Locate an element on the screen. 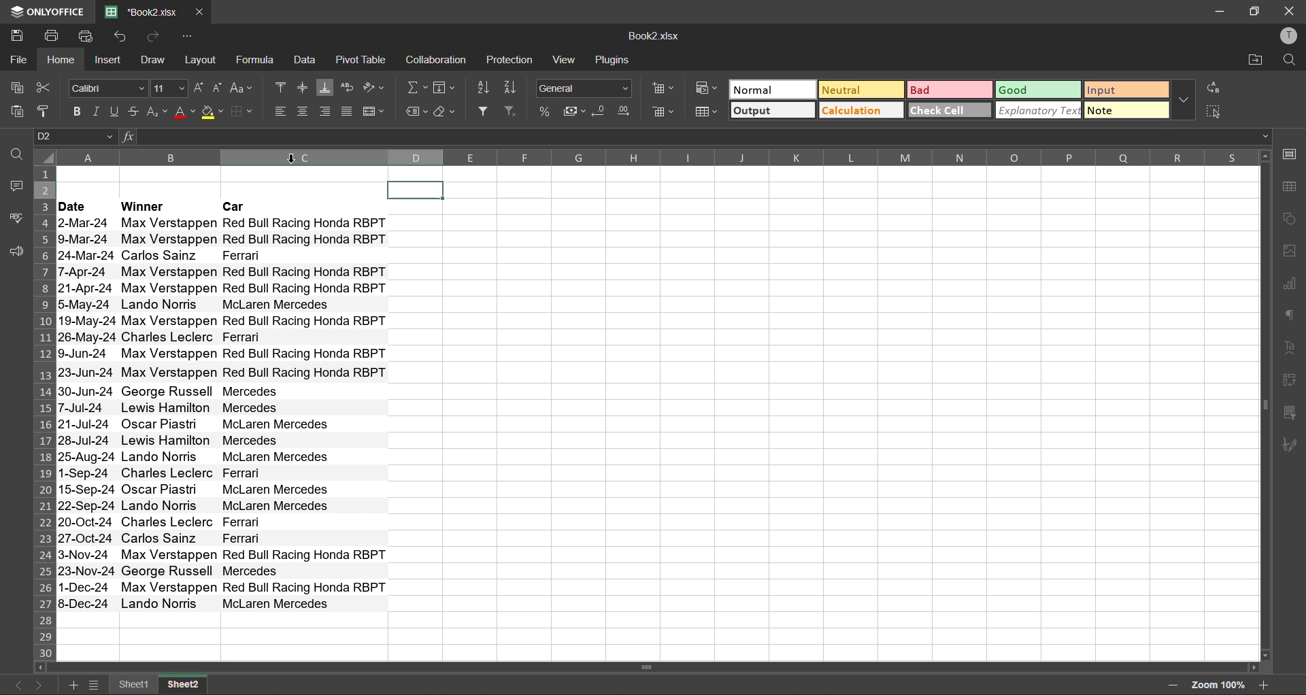 The image size is (1306, 695). ONLYOFFICE is located at coordinates (48, 10).